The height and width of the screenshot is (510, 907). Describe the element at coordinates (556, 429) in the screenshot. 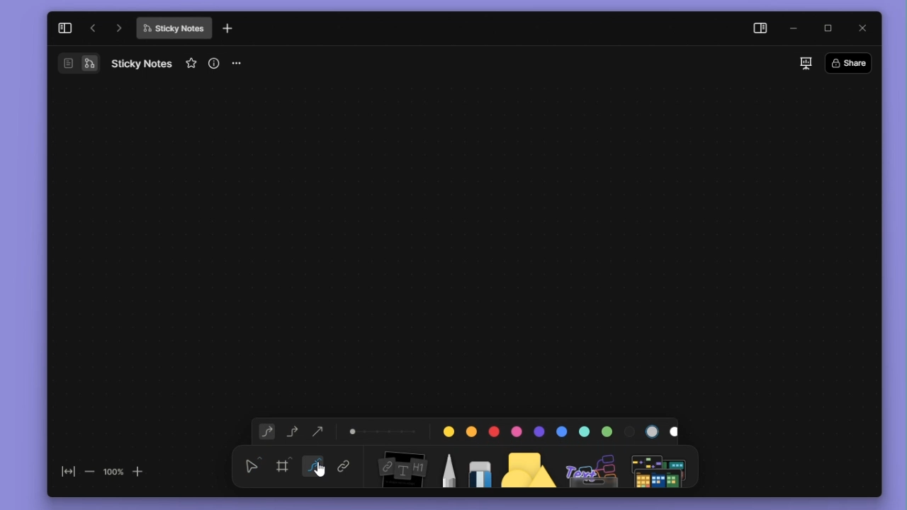

I see `color pallete` at that location.